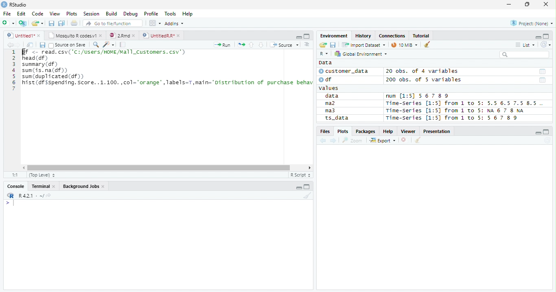 Image resolution: width=556 pixels, height=292 pixels. I want to click on Plots, so click(343, 131).